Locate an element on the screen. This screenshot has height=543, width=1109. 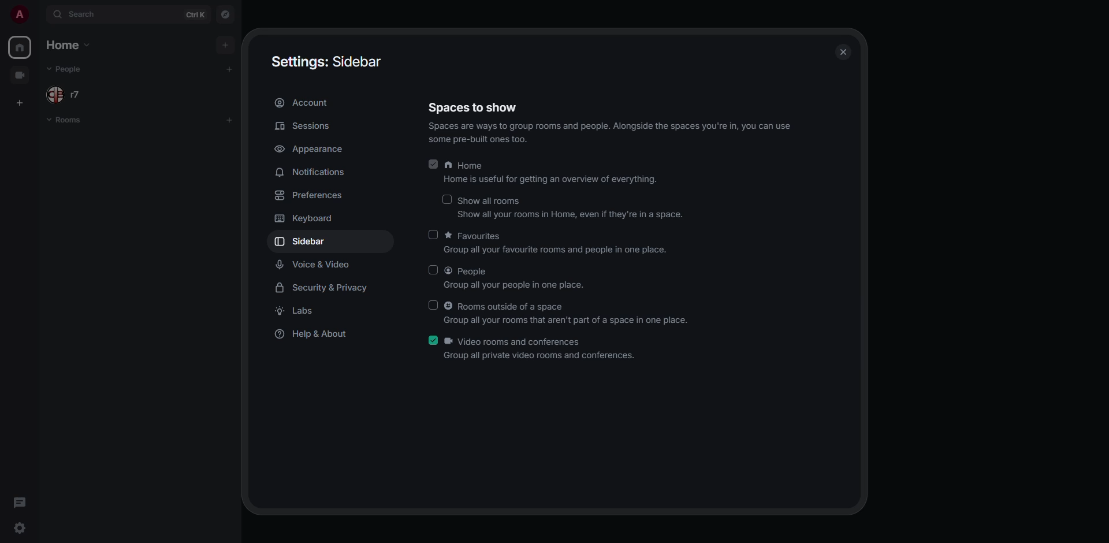
home is located at coordinates (65, 46).